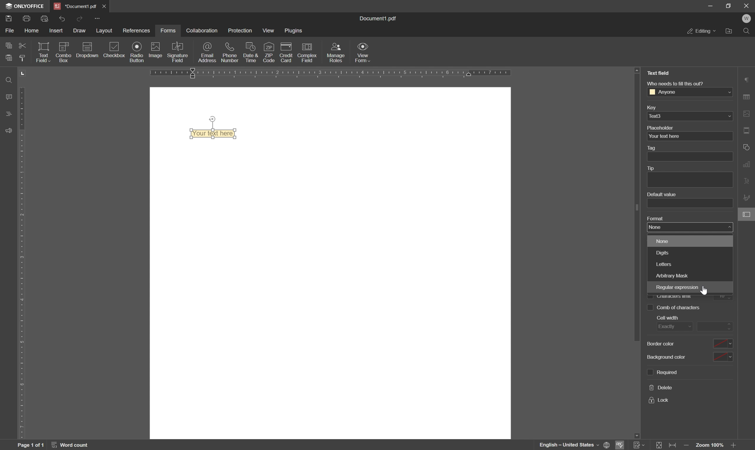  Describe the element at coordinates (8, 96) in the screenshot. I see `comments` at that location.